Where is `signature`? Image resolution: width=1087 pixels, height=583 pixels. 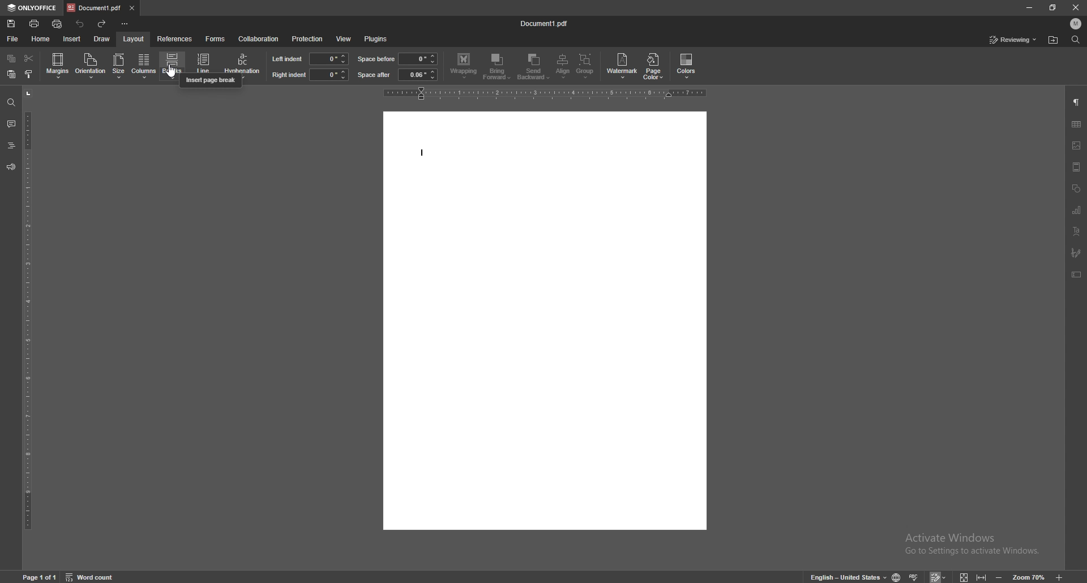
signature is located at coordinates (1074, 252).